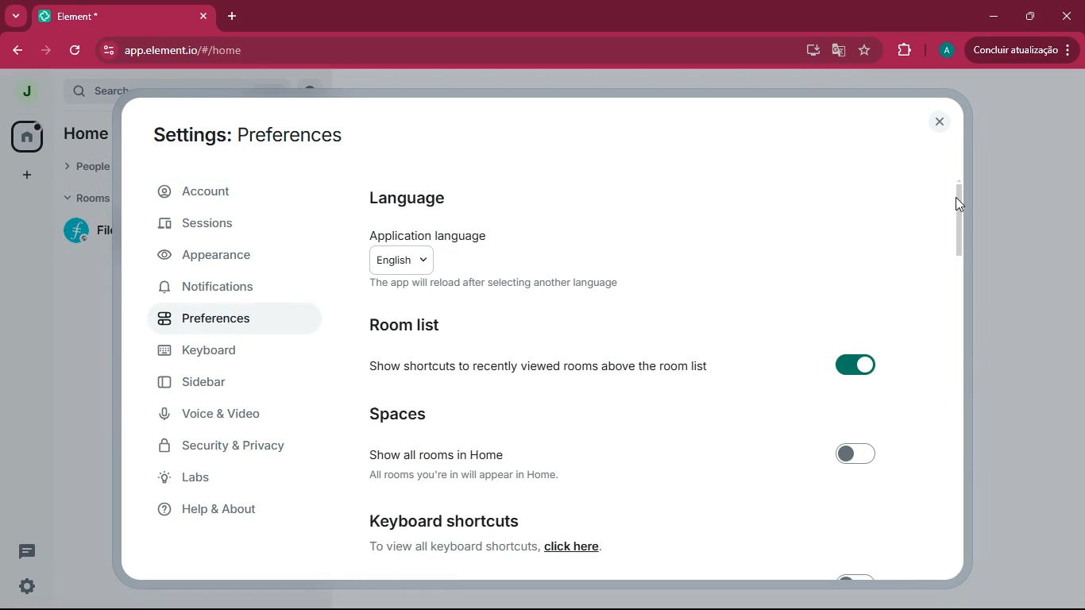 The height and width of the screenshot is (610, 1085). What do you see at coordinates (54, 93) in the screenshot?
I see `expand` at bounding box center [54, 93].